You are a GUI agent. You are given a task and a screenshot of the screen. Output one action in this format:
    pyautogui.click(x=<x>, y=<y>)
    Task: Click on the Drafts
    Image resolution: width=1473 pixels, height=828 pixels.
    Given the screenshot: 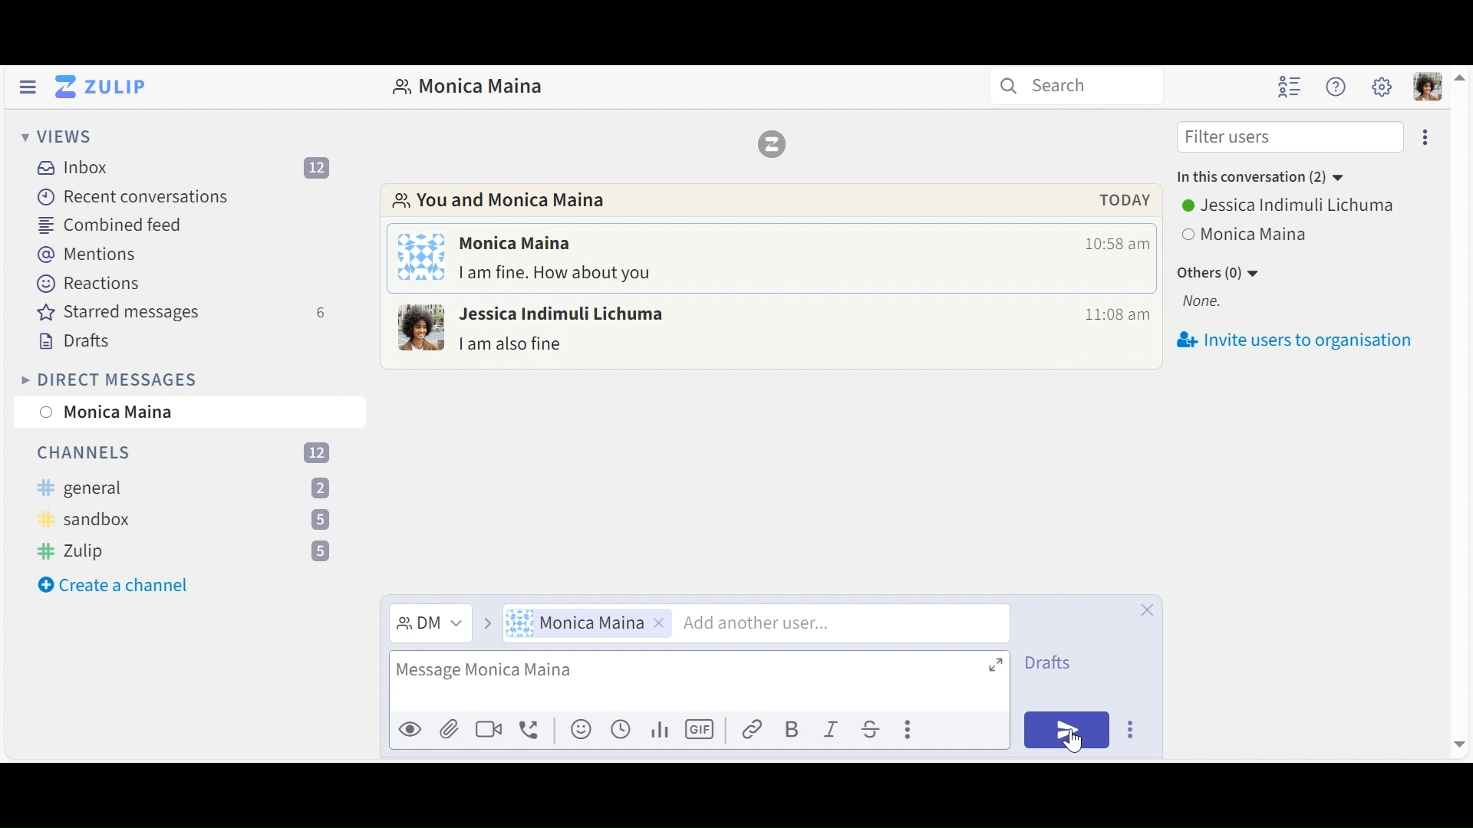 What is the action you would take?
    pyautogui.click(x=75, y=340)
    